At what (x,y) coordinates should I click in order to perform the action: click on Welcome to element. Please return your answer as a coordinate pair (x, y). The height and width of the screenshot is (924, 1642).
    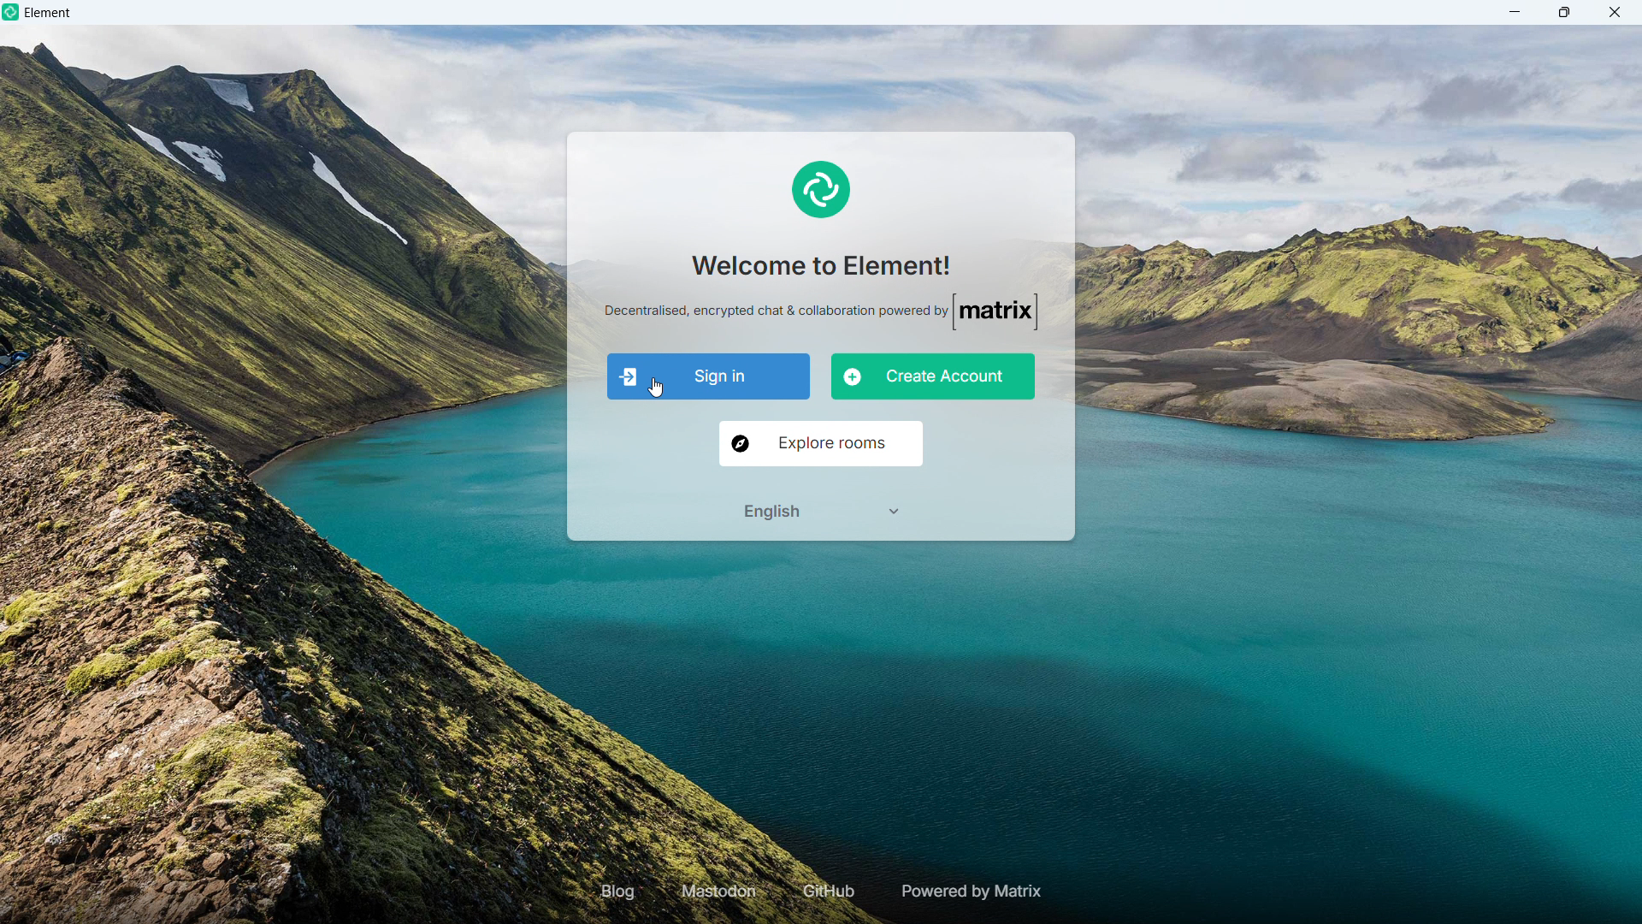
    Looking at the image, I should click on (818, 262).